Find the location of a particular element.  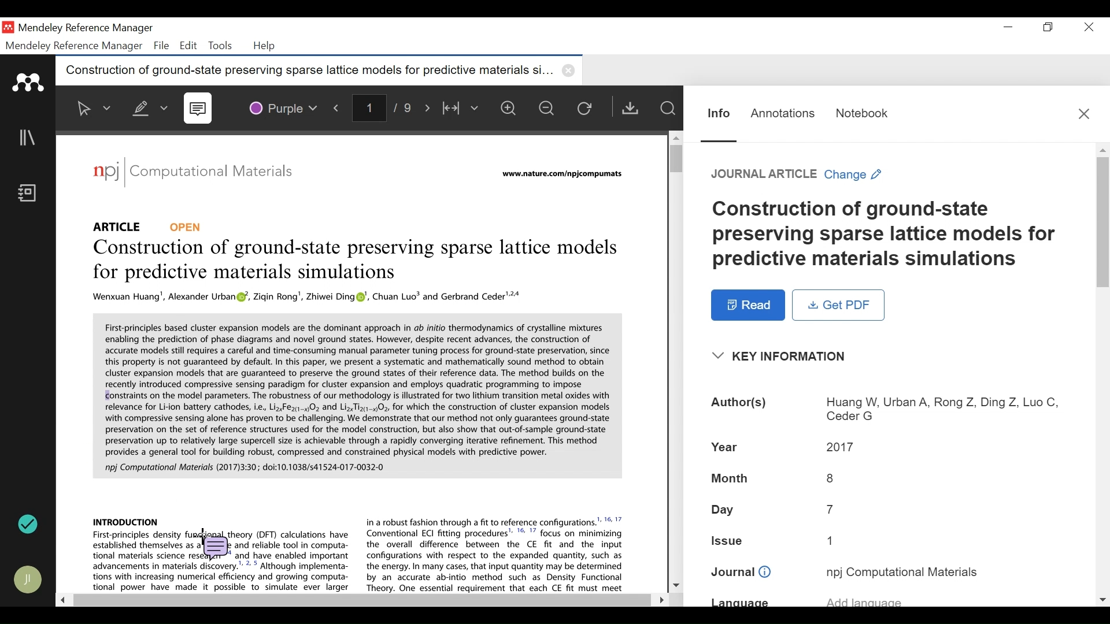

Close is located at coordinates (1085, 113).